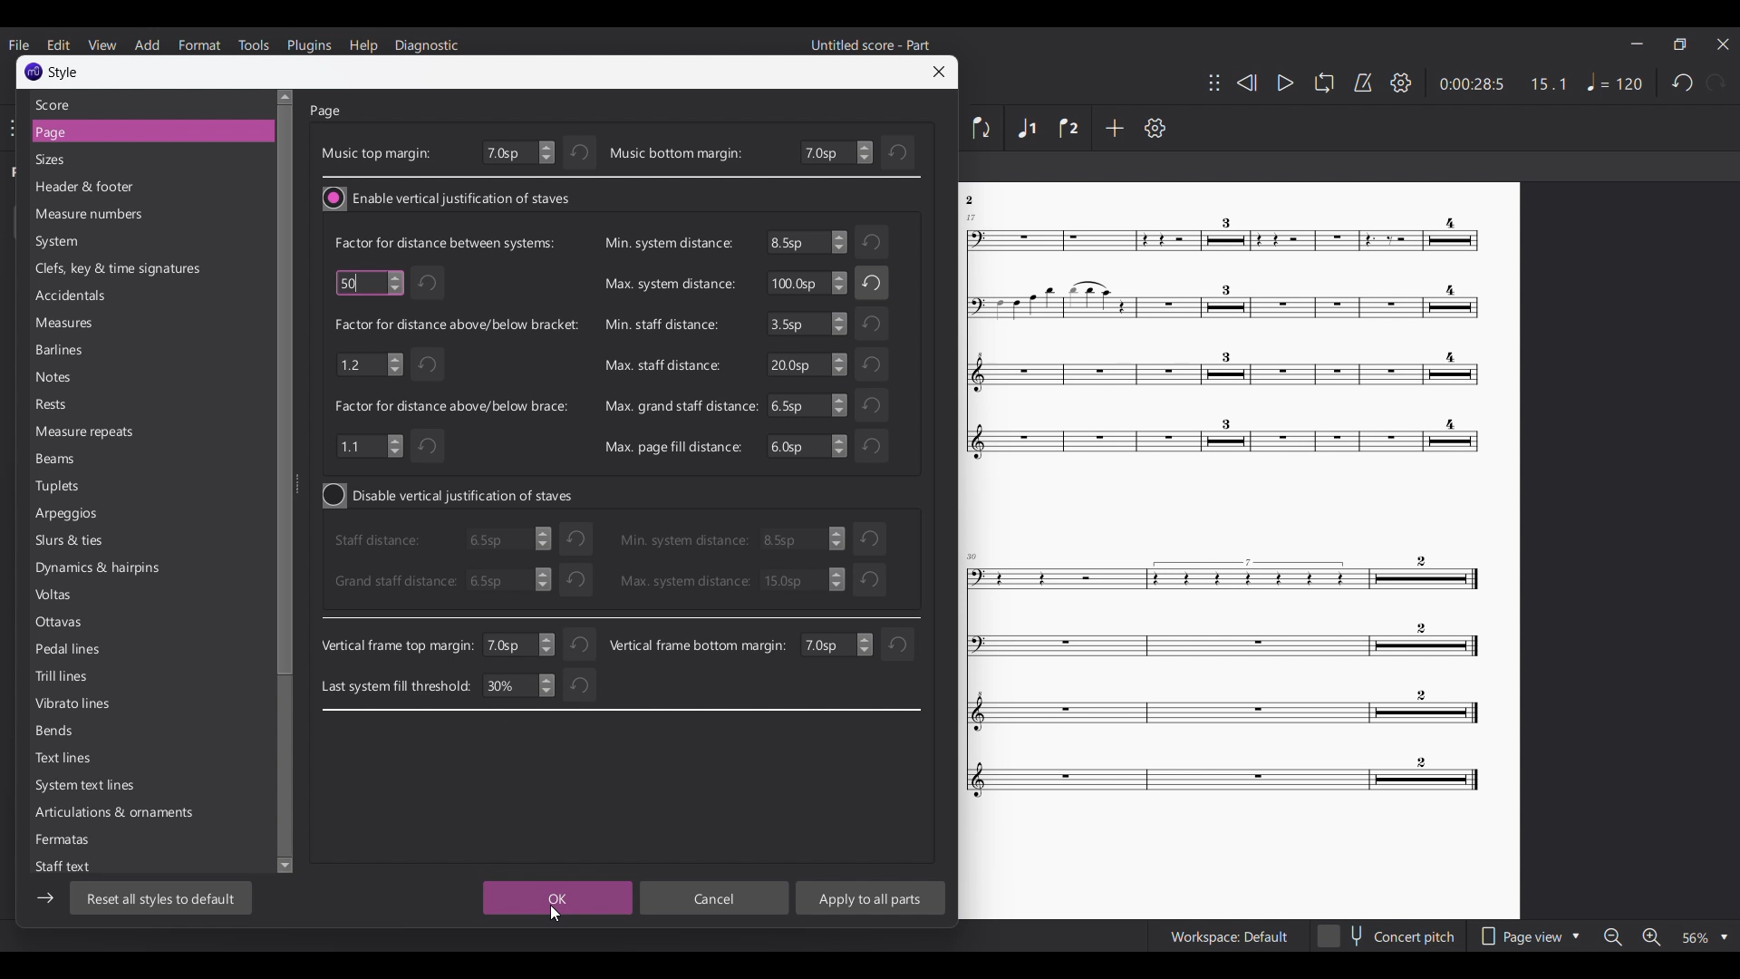 Image resolution: width=1740 pixels, height=979 pixels. I want to click on Grand staff distance, so click(393, 581).